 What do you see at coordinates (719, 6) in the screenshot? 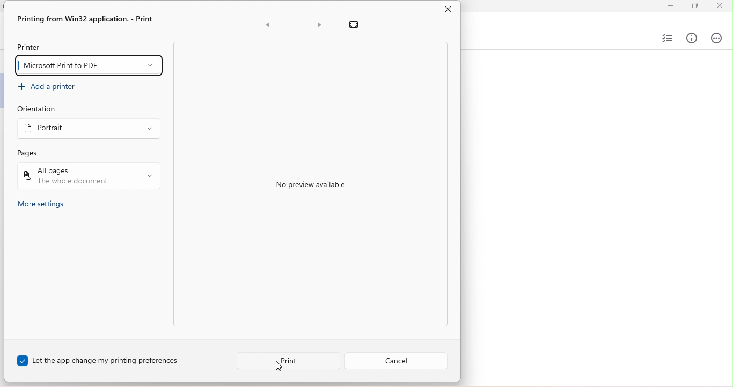
I see `close` at bounding box center [719, 6].